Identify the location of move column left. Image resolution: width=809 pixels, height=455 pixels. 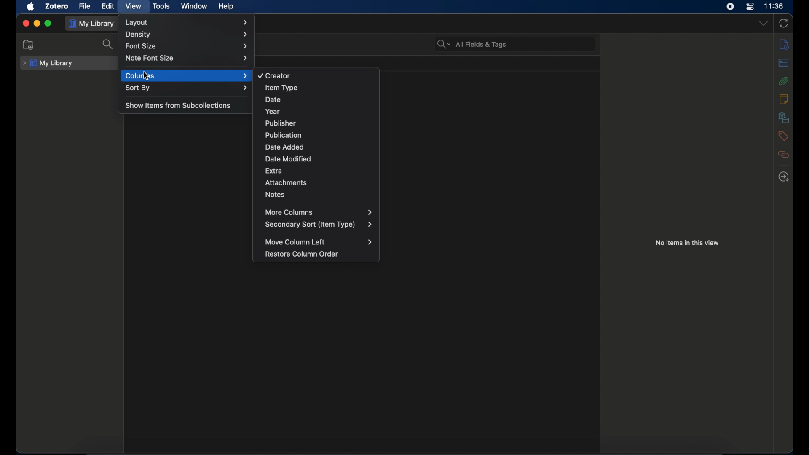
(319, 241).